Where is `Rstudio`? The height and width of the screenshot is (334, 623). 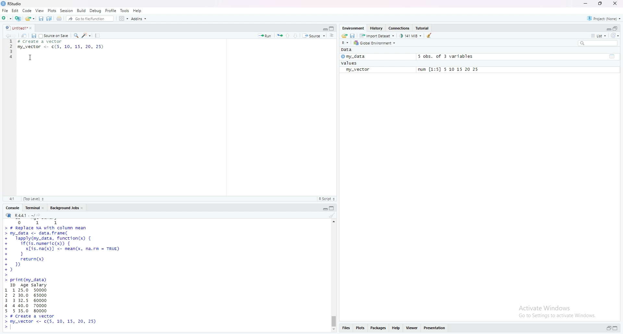
Rstudio is located at coordinates (13, 4).